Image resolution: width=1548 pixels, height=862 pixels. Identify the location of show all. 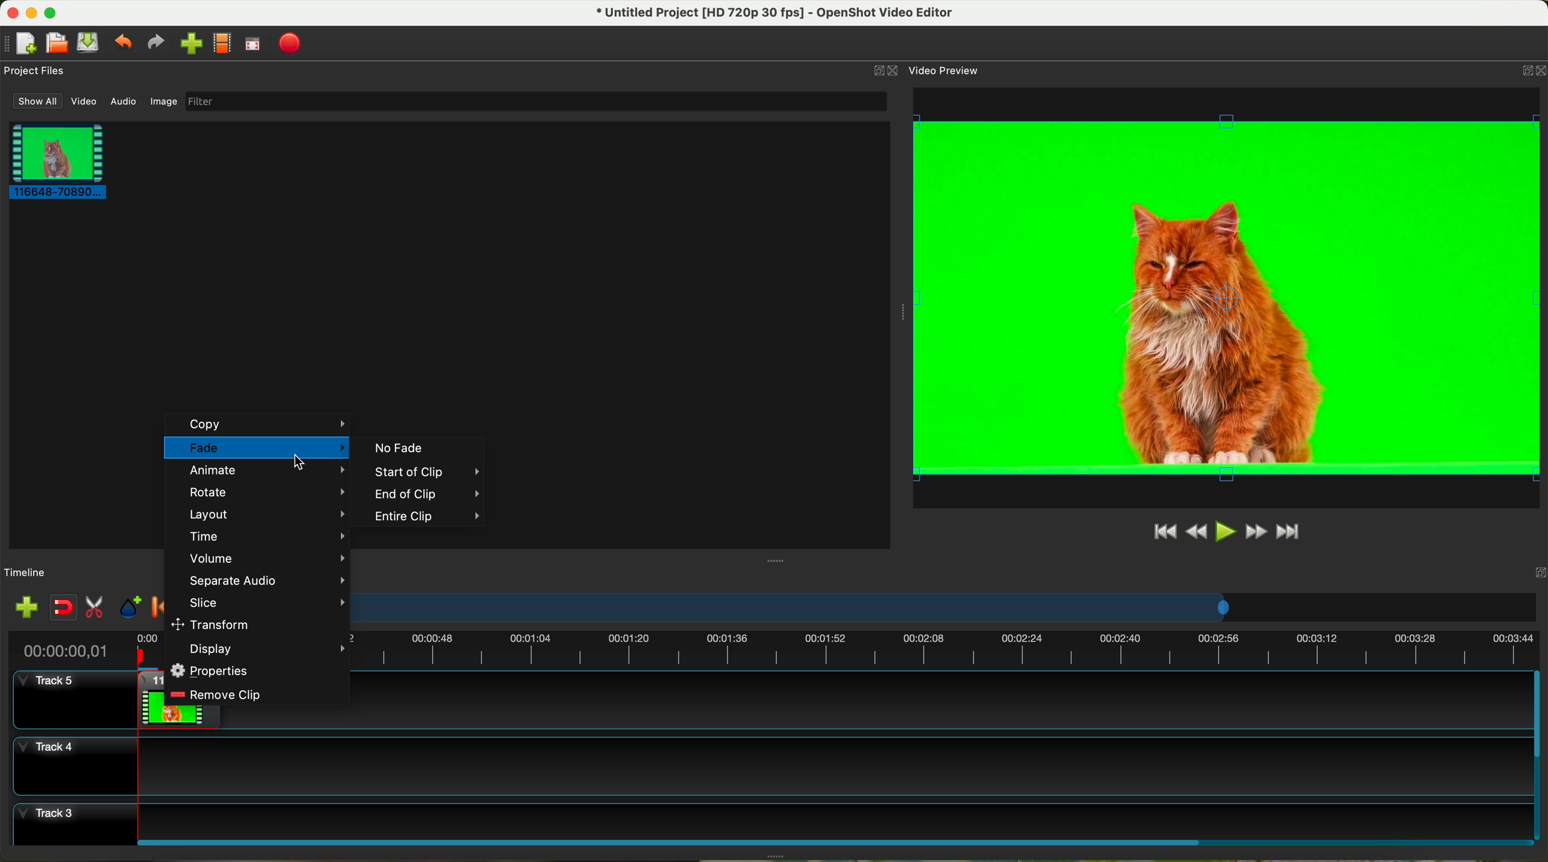
(35, 101).